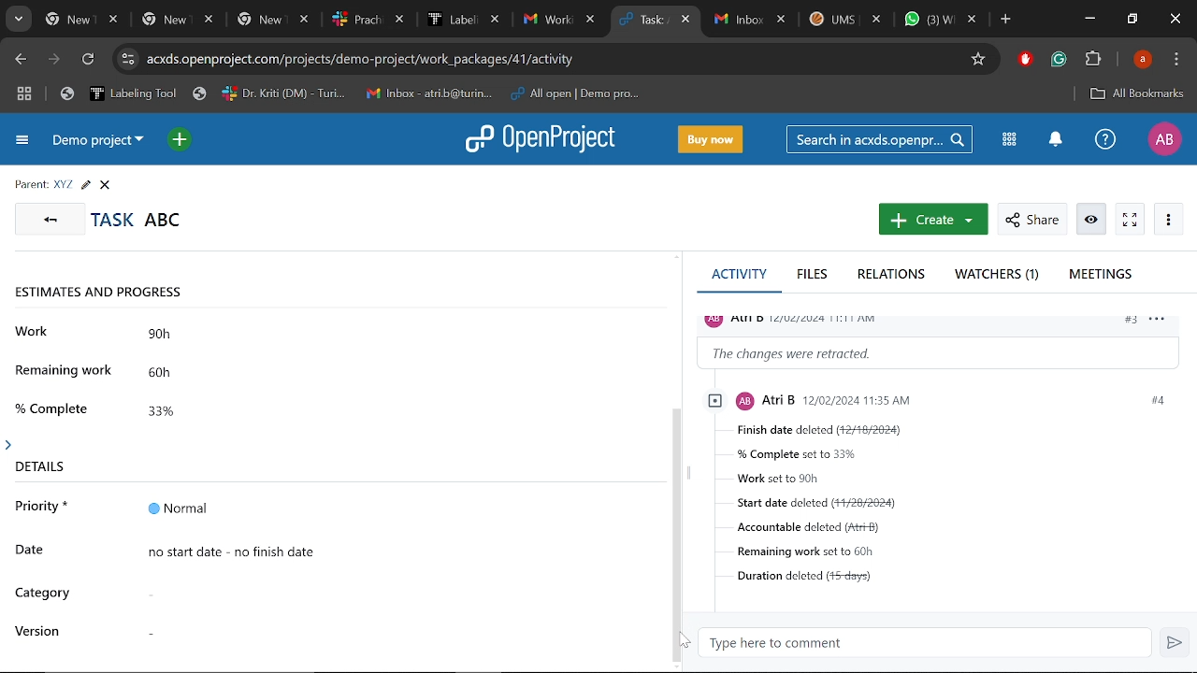 The image size is (1197, 673). I want to click on Meetings, so click(1103, 277).